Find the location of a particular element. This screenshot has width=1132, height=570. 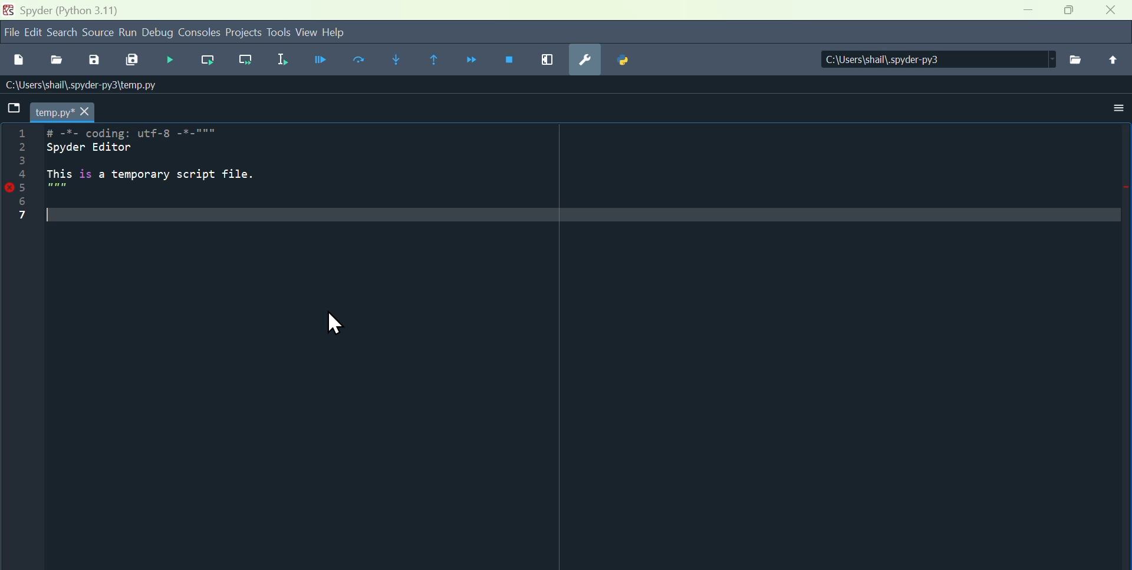

view is located at coordinates (306, 32).